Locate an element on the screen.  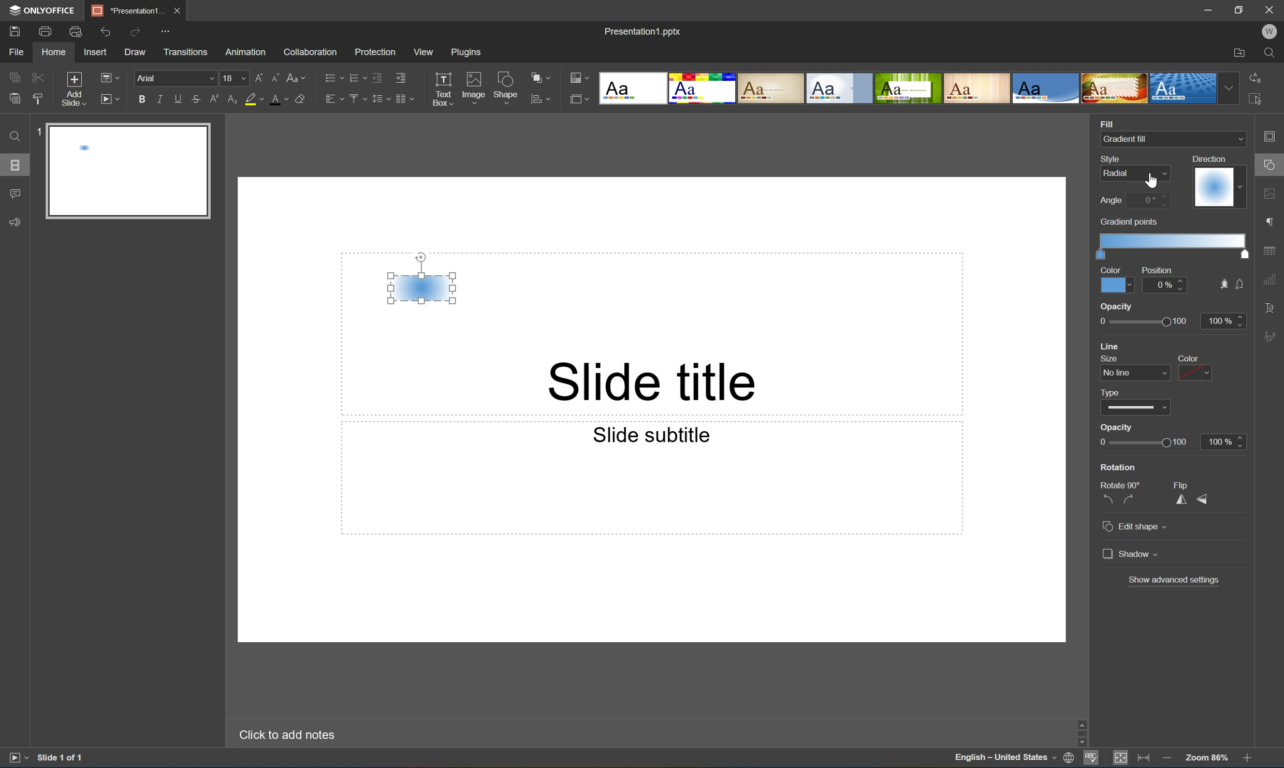
Subscript is located at coordinates (230, 99).